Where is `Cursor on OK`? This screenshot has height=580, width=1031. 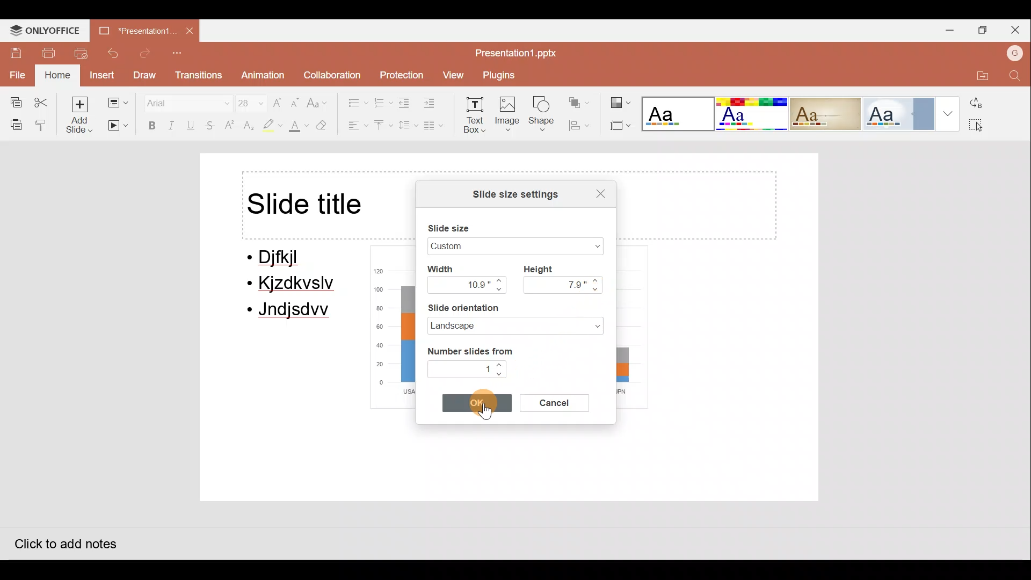
Cursor on OK is located at coordinates (480, 403).